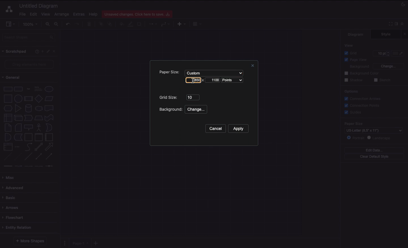 The height and width of the screenshot is (248, 408). What do you see at coordinates (354, 80) in the screenshot?
I see `Shadow` at bounding box center [354, 80].